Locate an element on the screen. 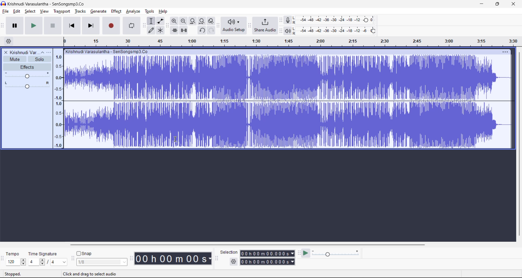 This screenshot has height=278, width=522. timeline options is located at coordinates (9, 42).